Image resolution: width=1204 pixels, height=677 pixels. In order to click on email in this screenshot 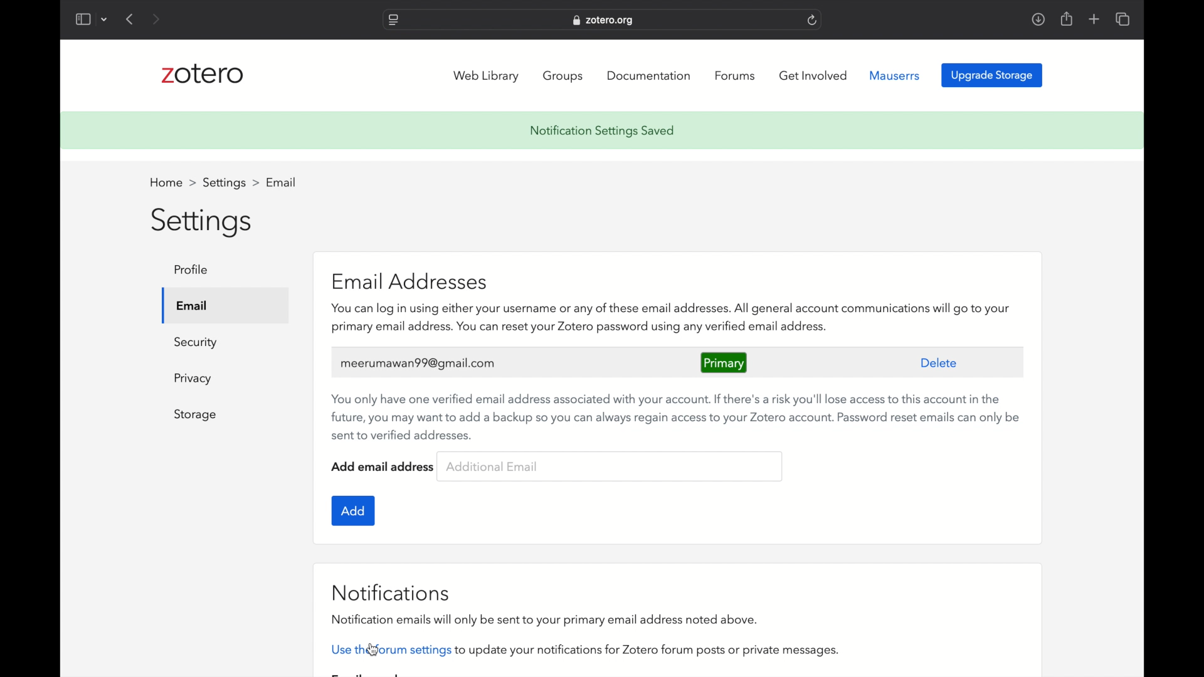, I will do `click(282, 181)`.